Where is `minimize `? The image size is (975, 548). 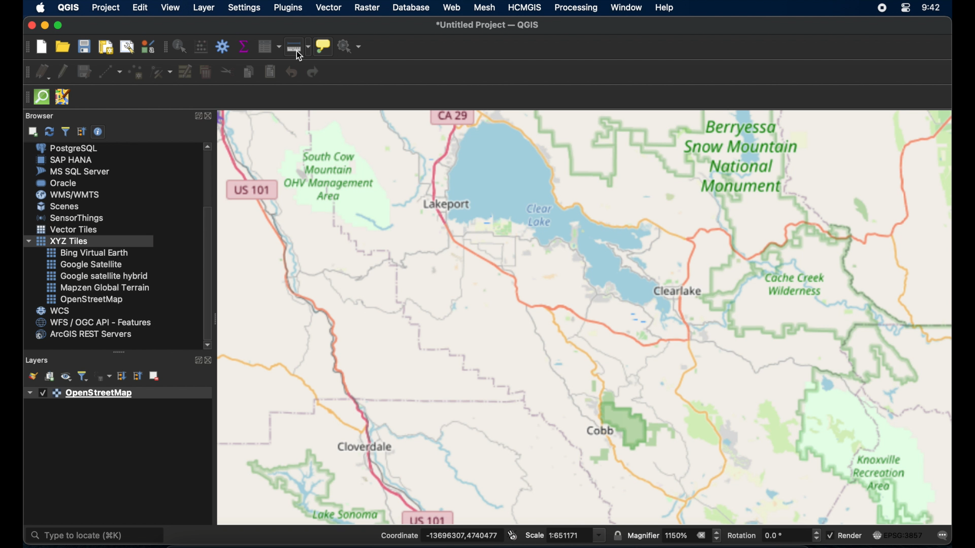
minimize  is located at coordinates (44, 25).